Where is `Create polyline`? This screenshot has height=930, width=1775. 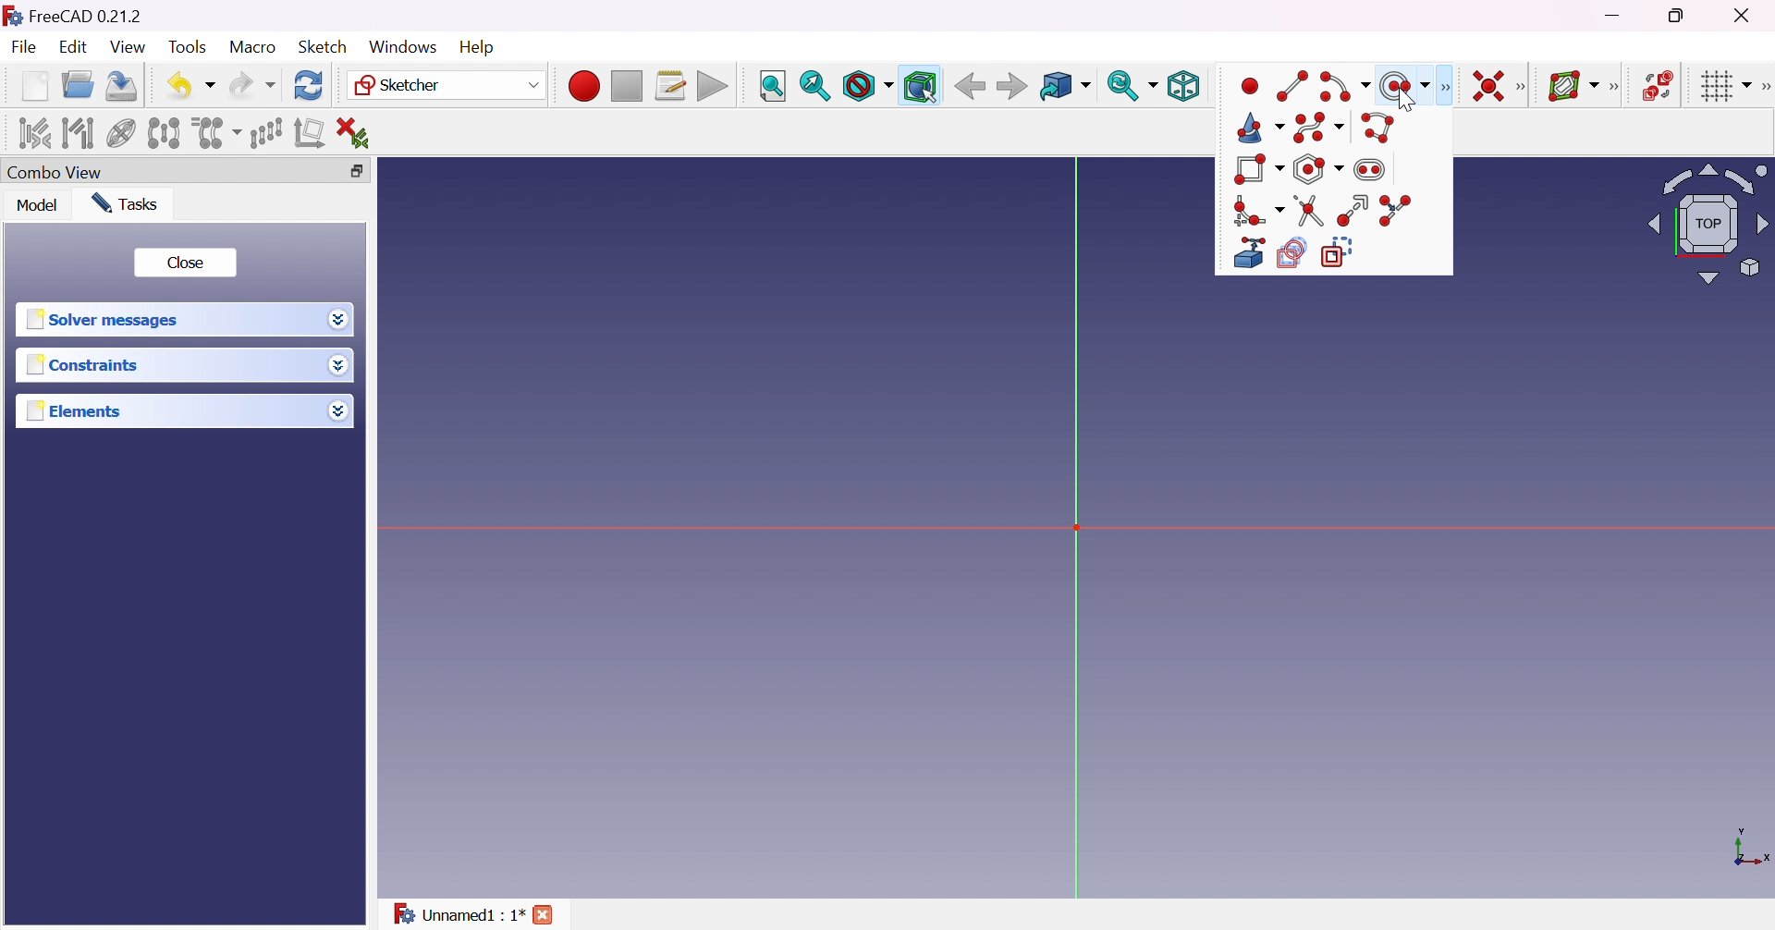 Create polyline is located at coordinates (1379, 127).